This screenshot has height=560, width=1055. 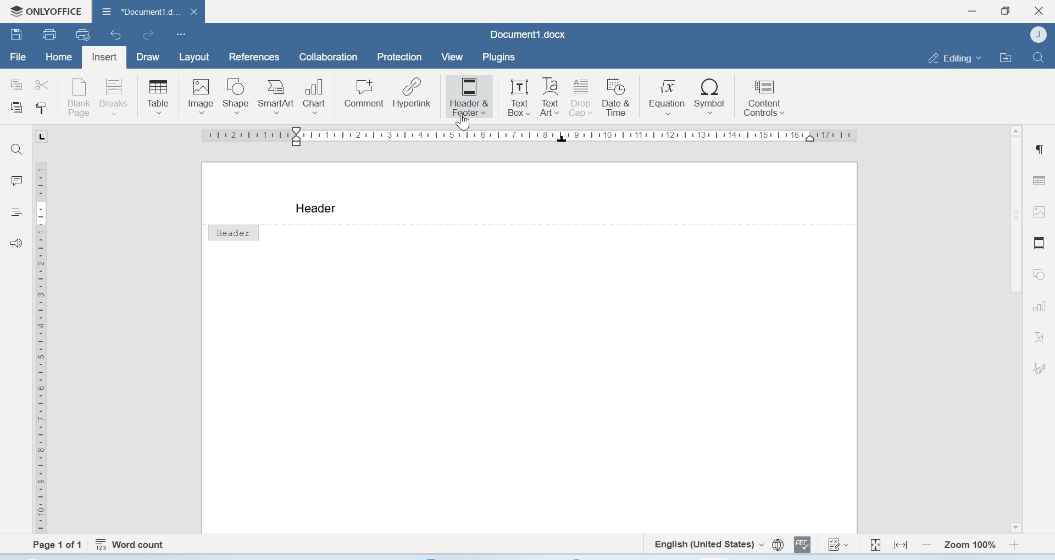 I want to click on Comments, so click(x=17, y=181).